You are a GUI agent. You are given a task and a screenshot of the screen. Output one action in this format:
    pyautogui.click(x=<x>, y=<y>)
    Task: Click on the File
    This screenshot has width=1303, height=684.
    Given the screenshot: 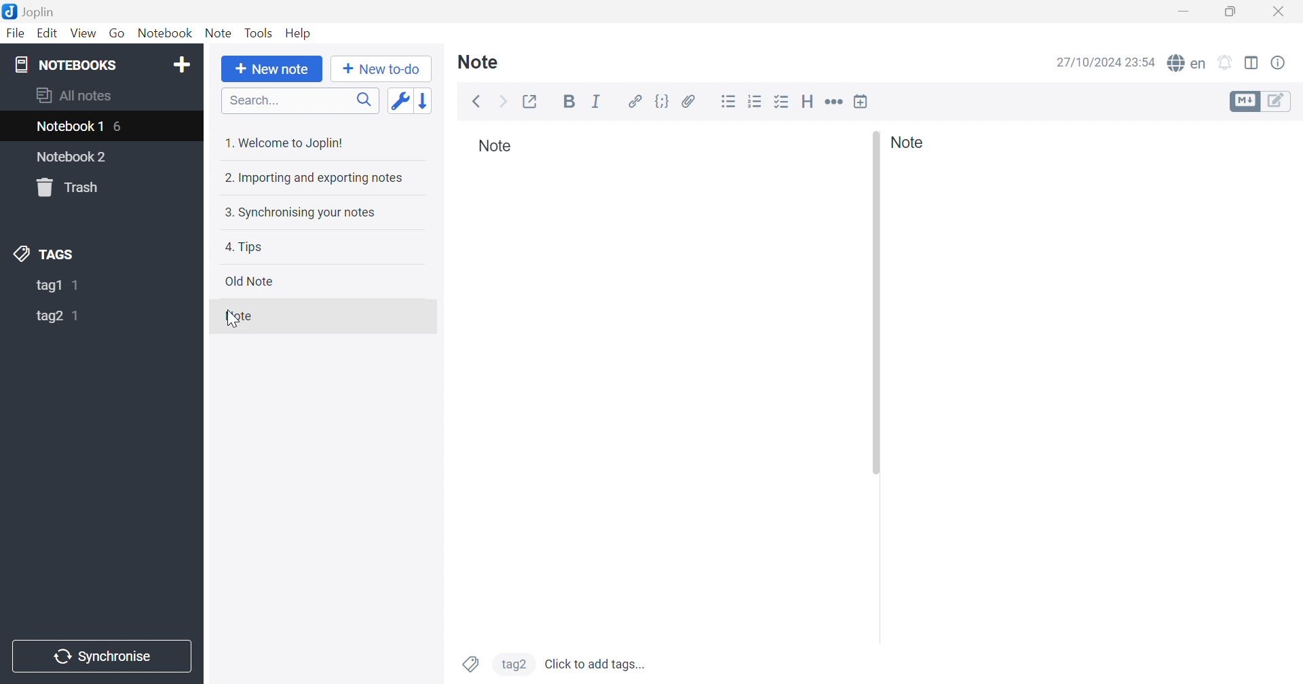 What is the action you would take?
    pyautogui.click(x=14, y=33)
    